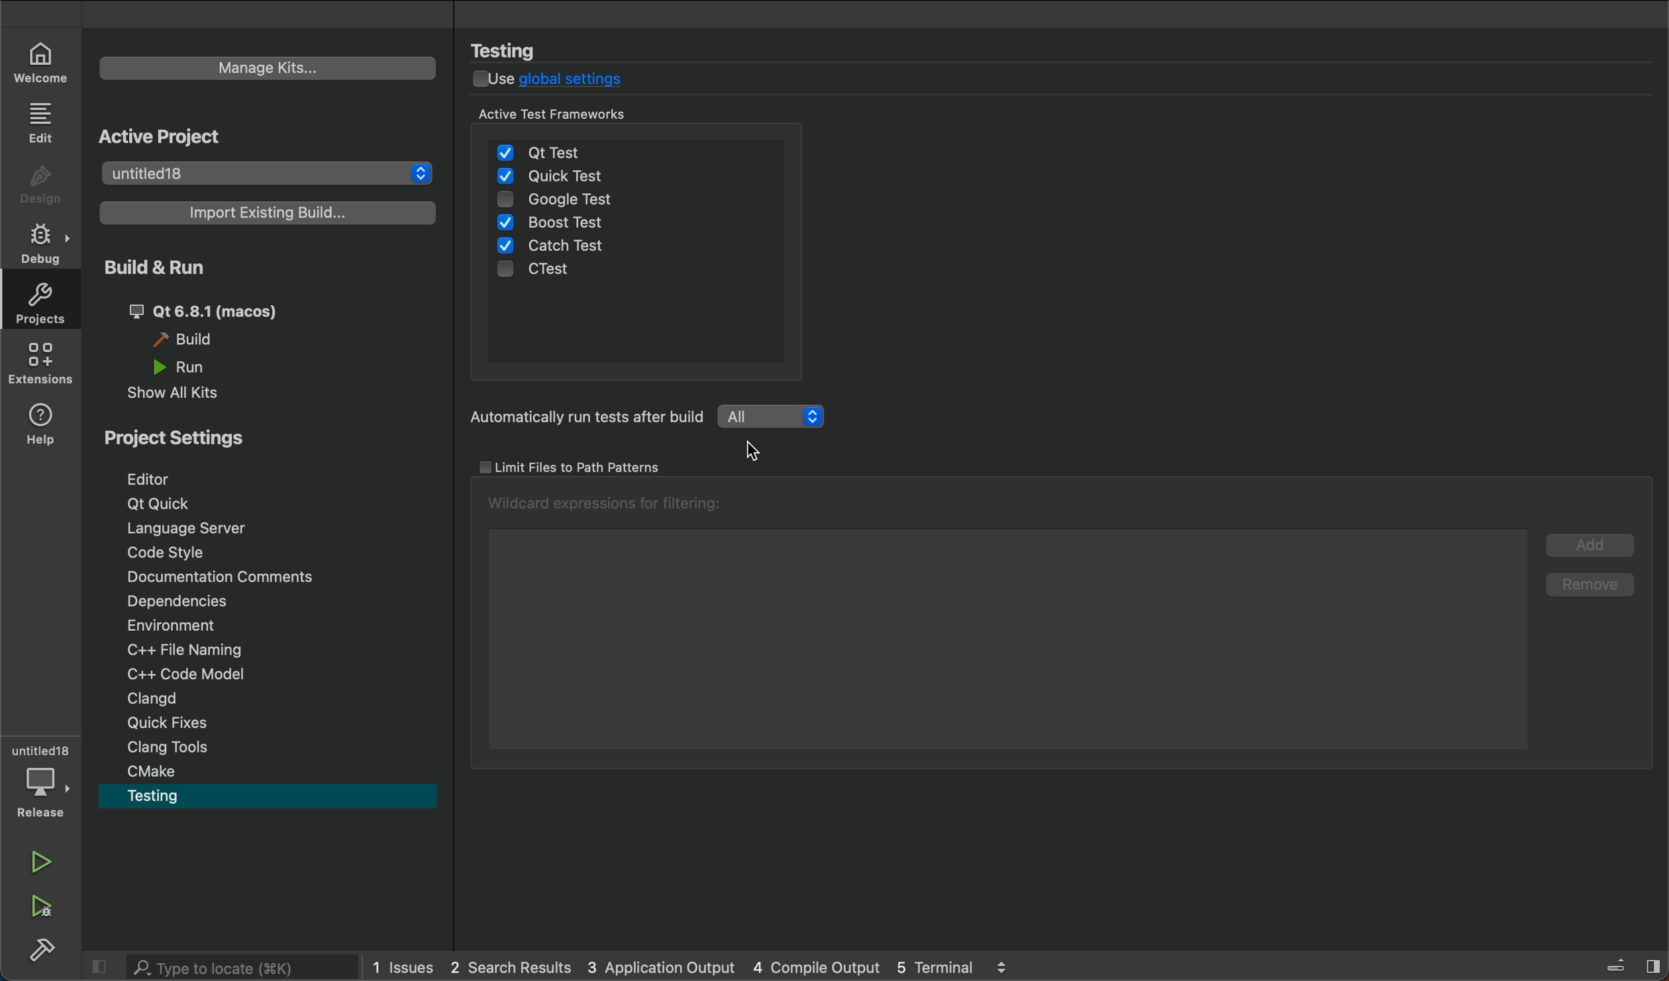 This screenshot has height=981, width=1669. I want to click on BUILD, so click(38, 949).